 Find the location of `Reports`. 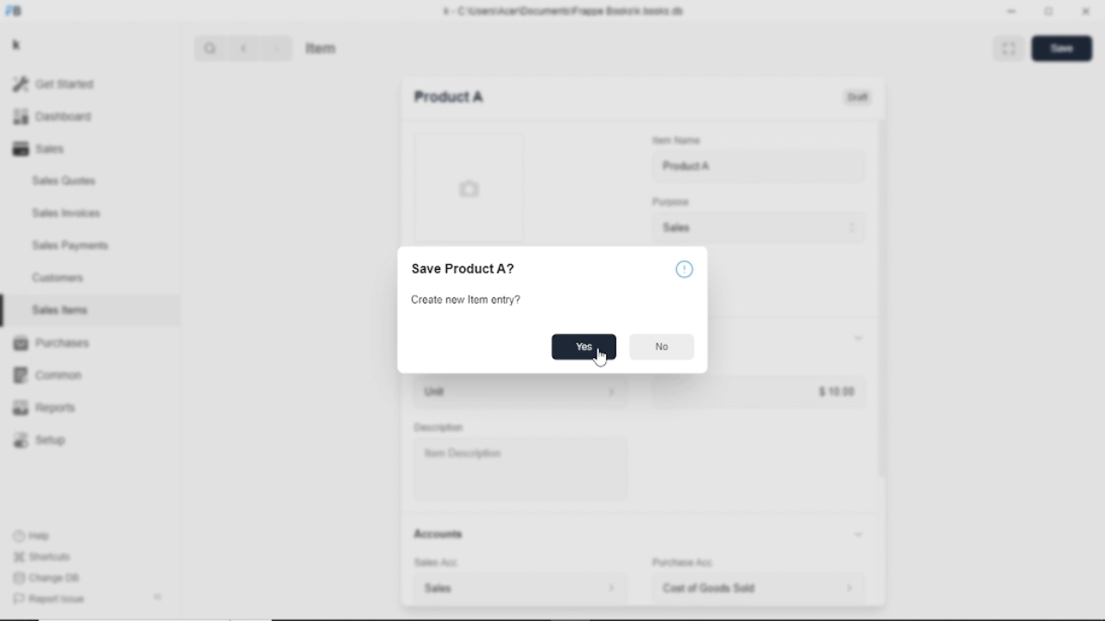

Reports is located at coordinates (45, 407).